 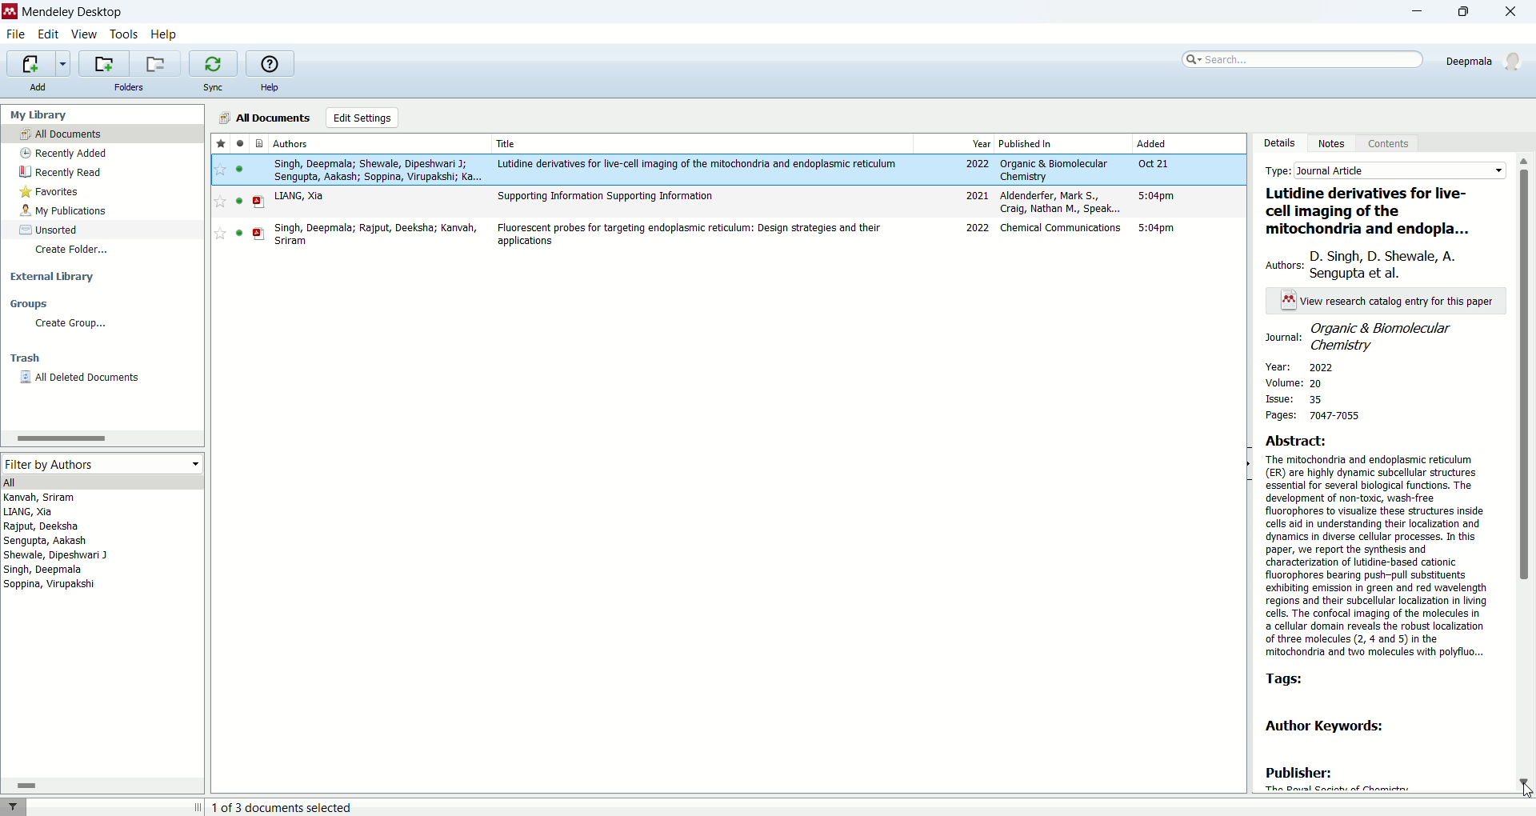 What do you see at coordinates (41, 498) in the screenshot?
I see `kanvah, sriram` at bounding box center [41, 498].